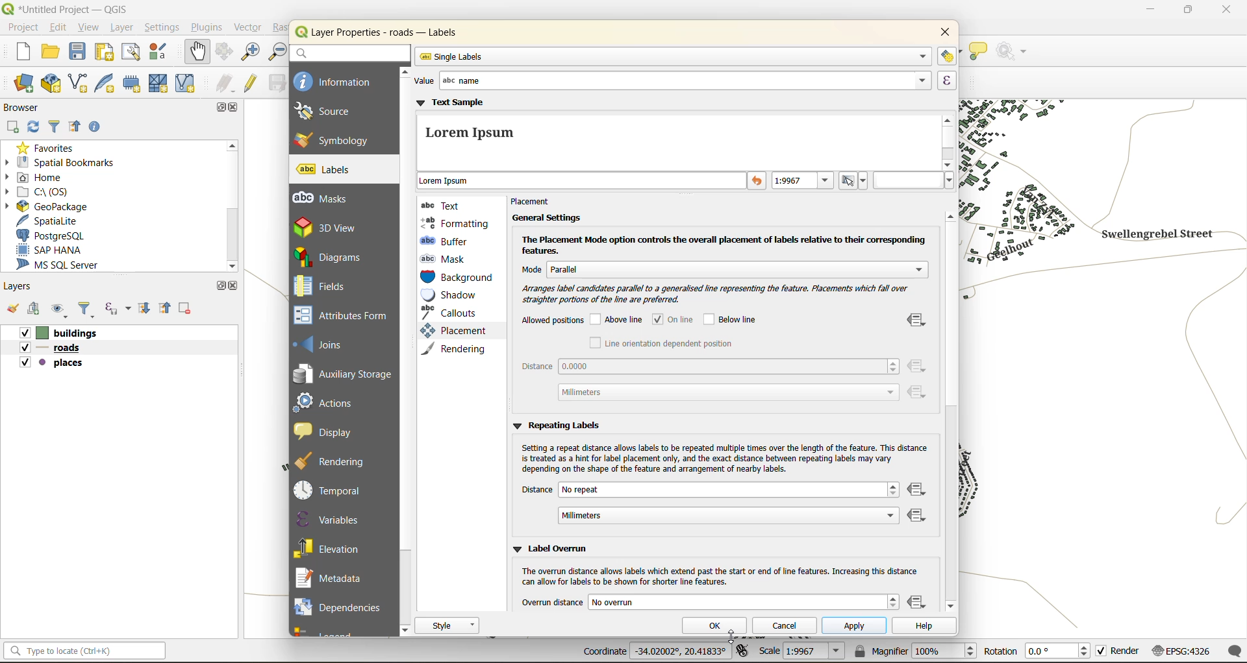  I want to click on labels, so click(326, 170).